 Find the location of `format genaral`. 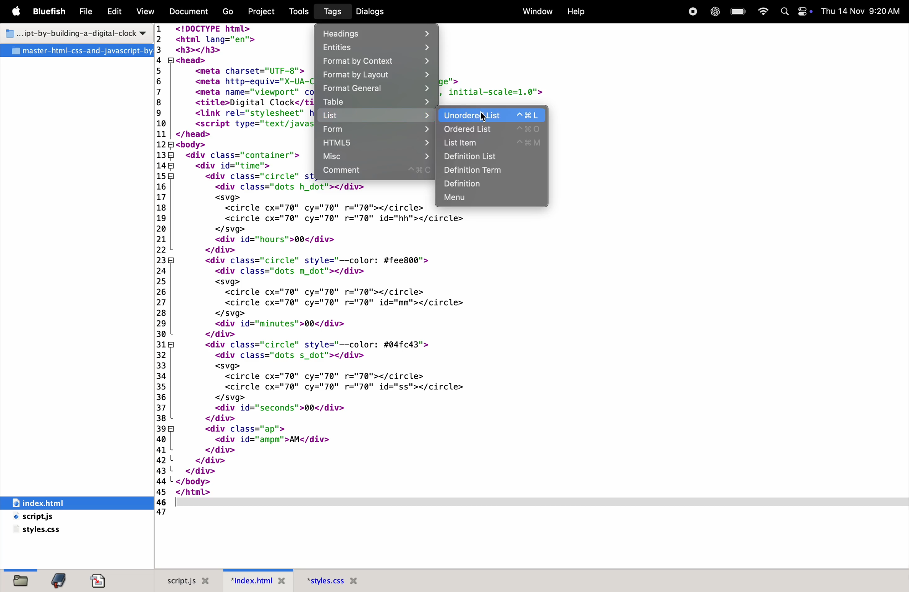

format genaral is located at coordinates (376, 88).